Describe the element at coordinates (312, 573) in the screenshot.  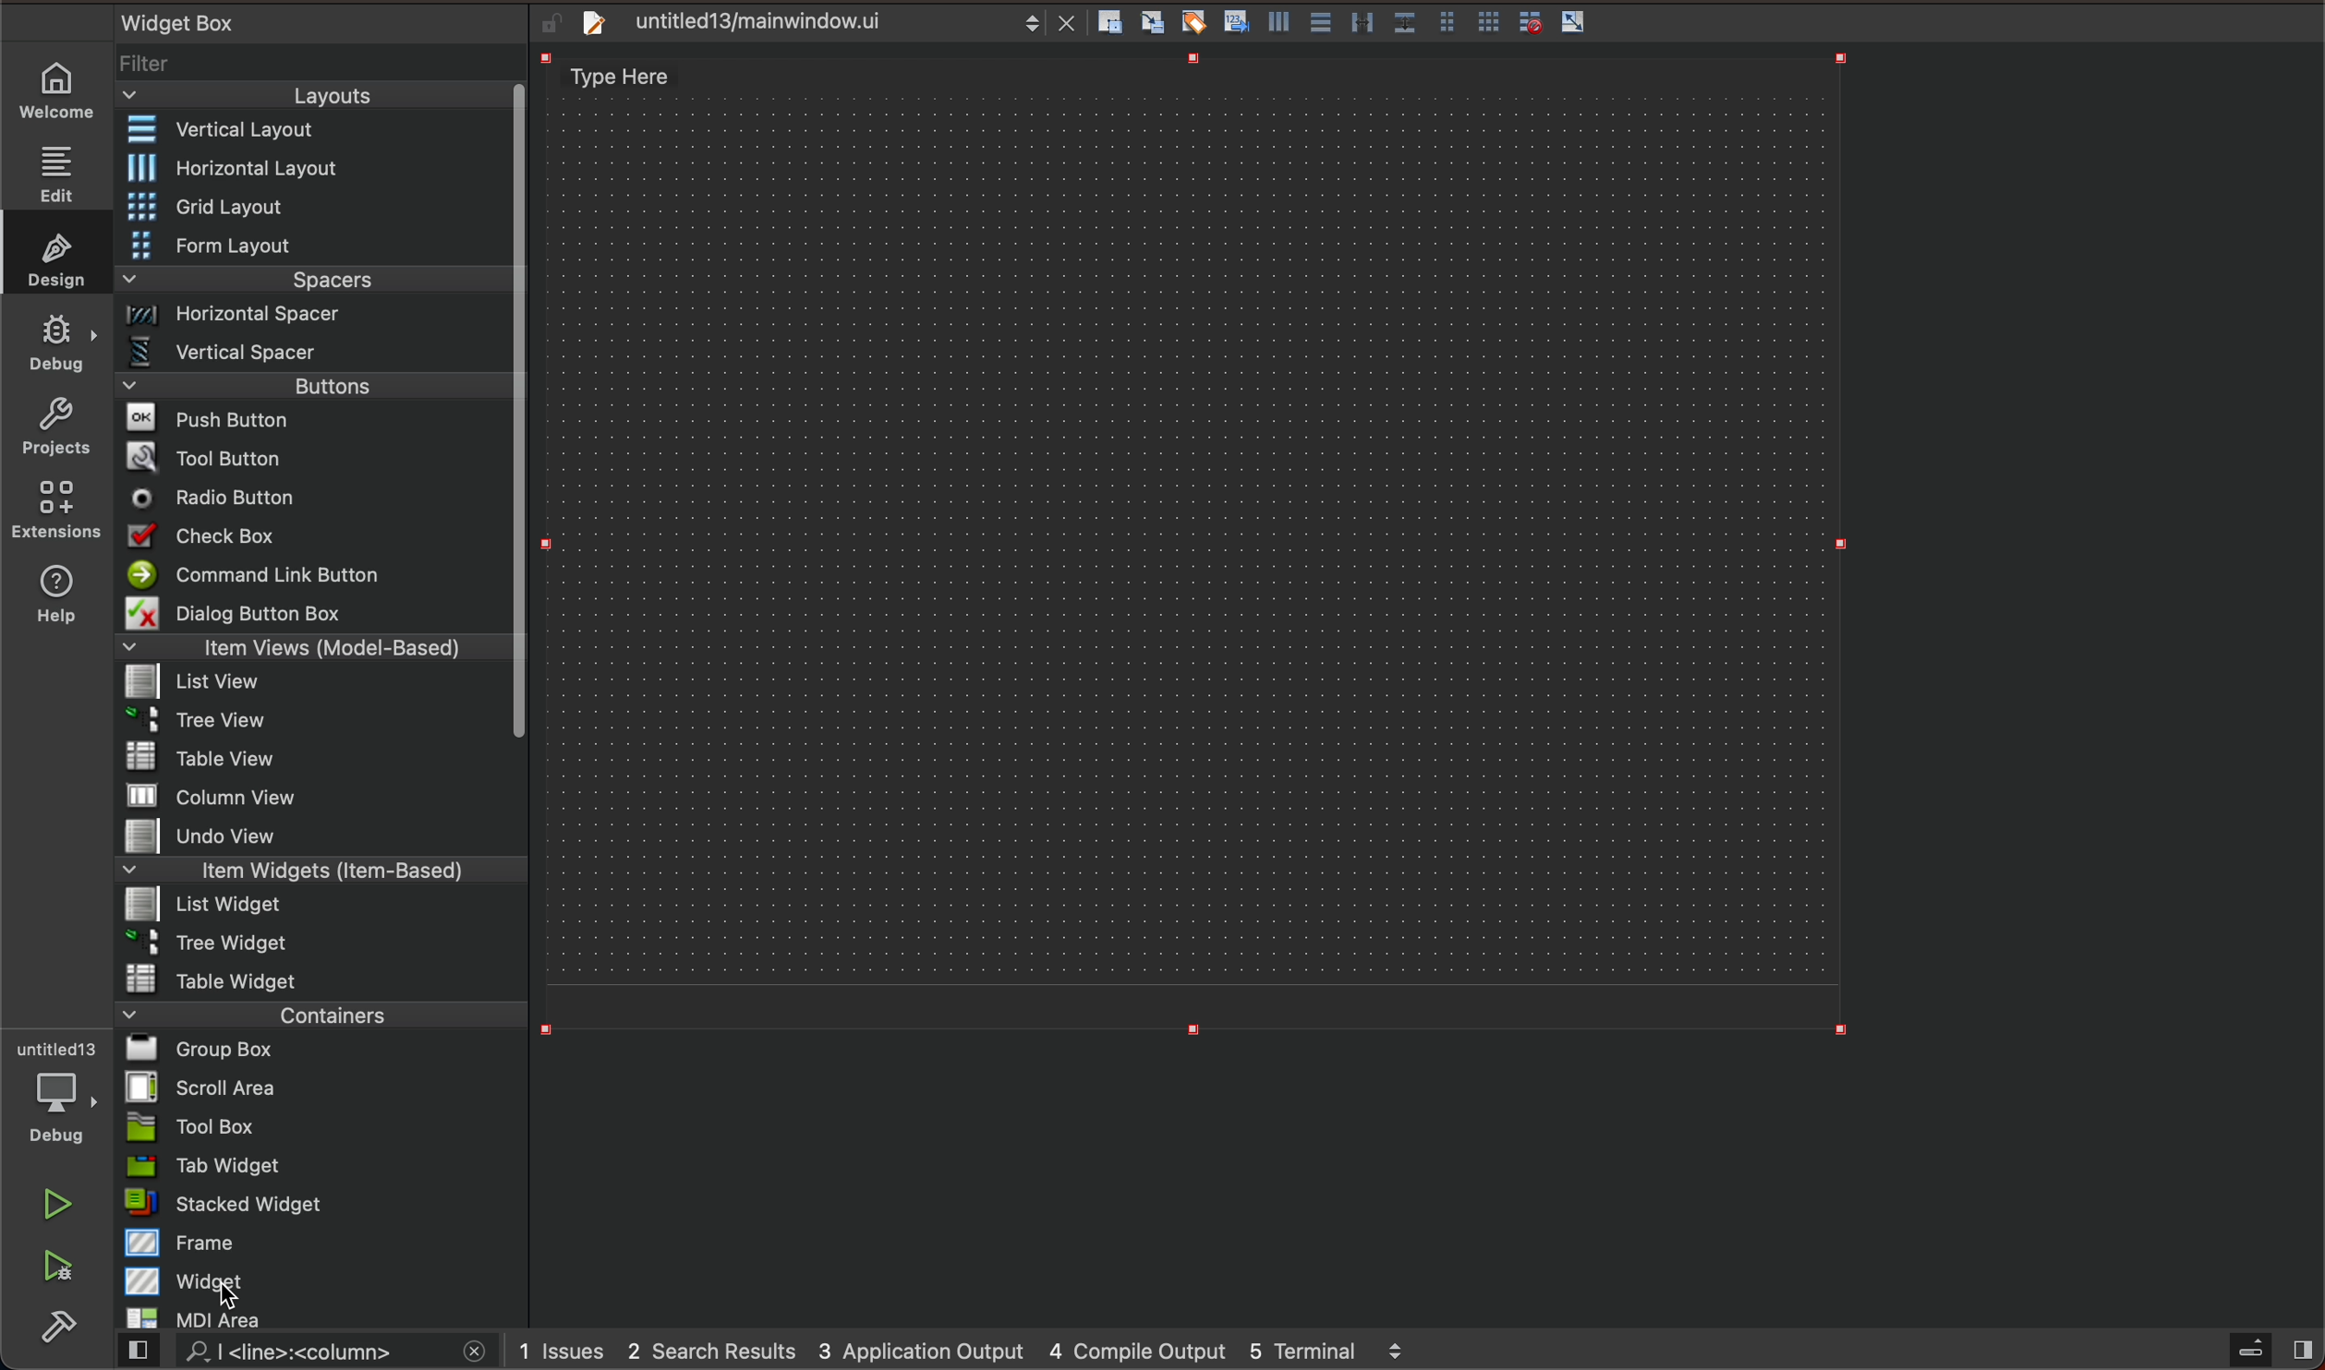
I see `command line button` at that location.